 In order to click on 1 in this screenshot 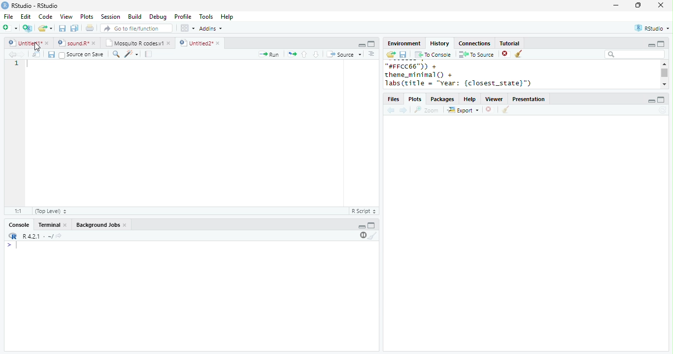, I will do `click(16, 63)`.